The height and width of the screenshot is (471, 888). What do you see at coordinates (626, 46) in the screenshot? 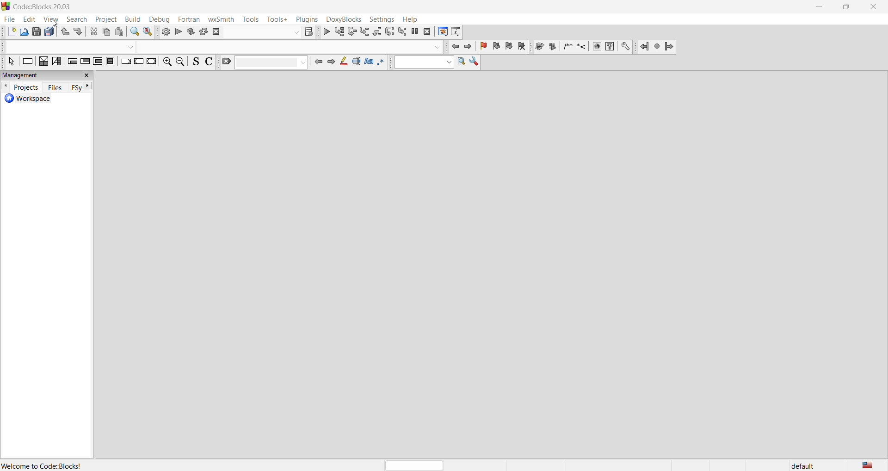
I see `Preferences` at bounding box center [626, 46].